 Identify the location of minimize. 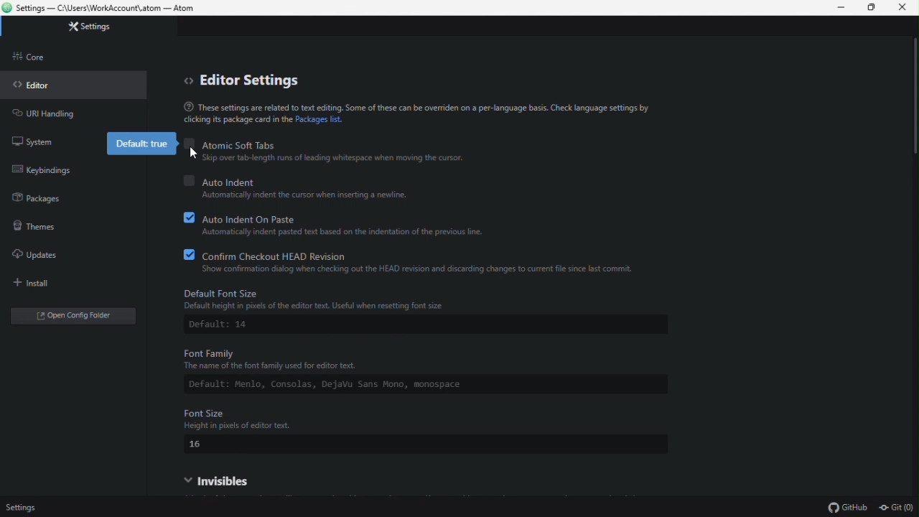
(837, 8).